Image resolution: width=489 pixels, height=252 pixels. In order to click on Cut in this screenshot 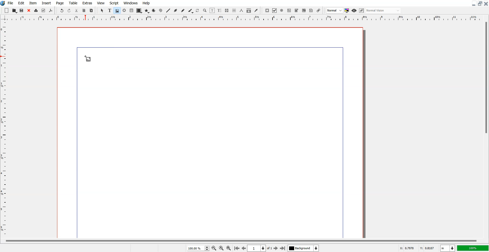, I will do `click(77, 10)`.